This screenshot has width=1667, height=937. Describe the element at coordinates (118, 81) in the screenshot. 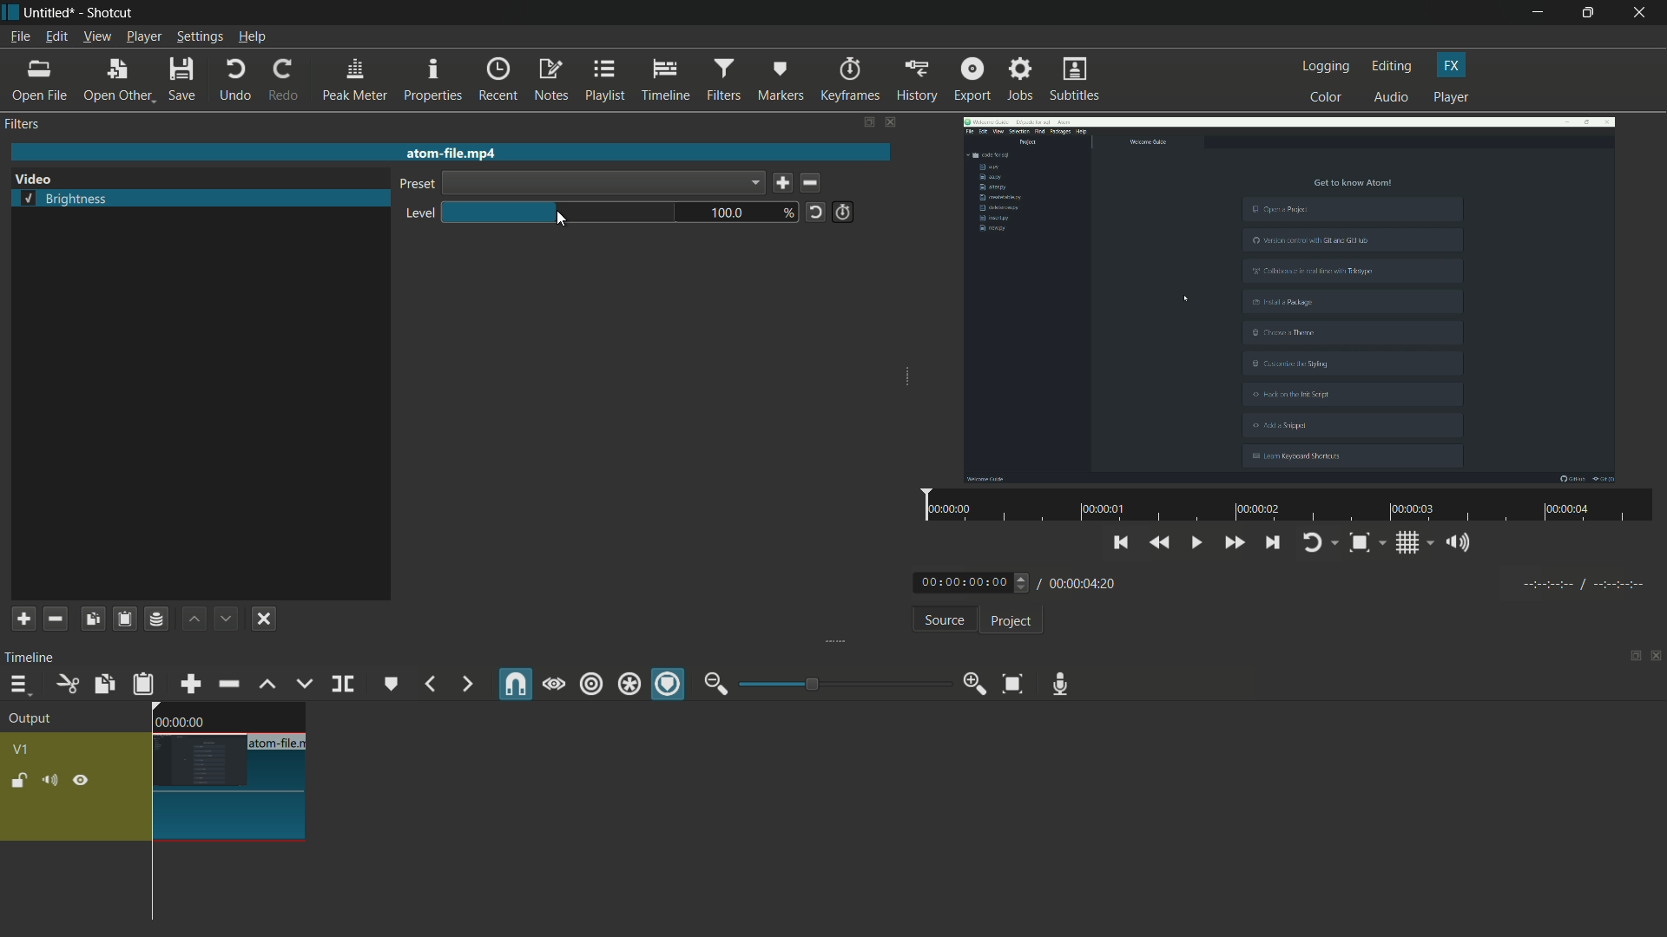

I see `open other` at that location.